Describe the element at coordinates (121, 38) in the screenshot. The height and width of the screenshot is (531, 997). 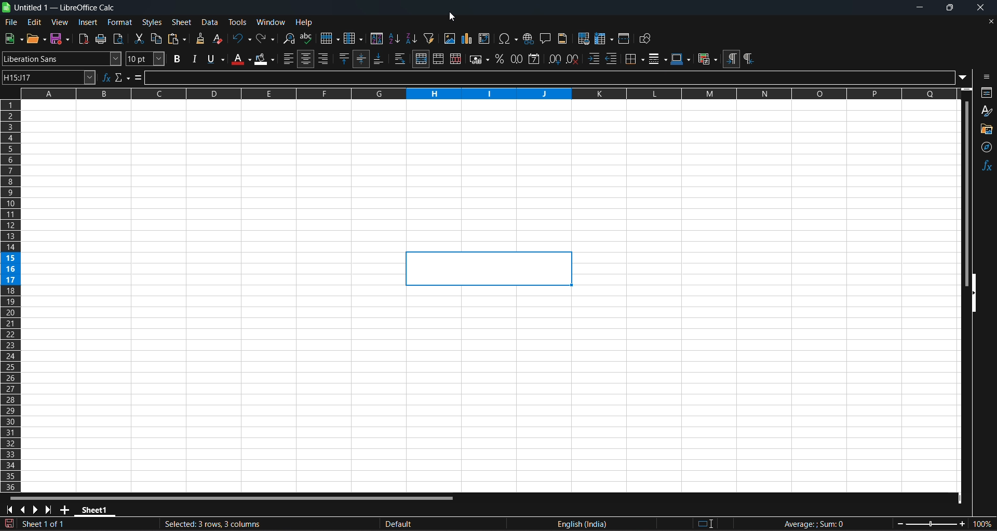
I see `toggle print` at that location.